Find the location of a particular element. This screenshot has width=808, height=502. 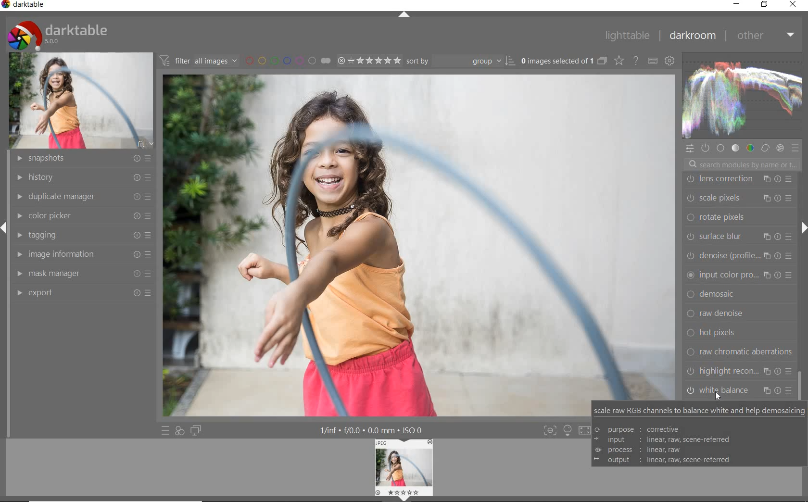

expand/collapse is located at coordinates (801, 230).